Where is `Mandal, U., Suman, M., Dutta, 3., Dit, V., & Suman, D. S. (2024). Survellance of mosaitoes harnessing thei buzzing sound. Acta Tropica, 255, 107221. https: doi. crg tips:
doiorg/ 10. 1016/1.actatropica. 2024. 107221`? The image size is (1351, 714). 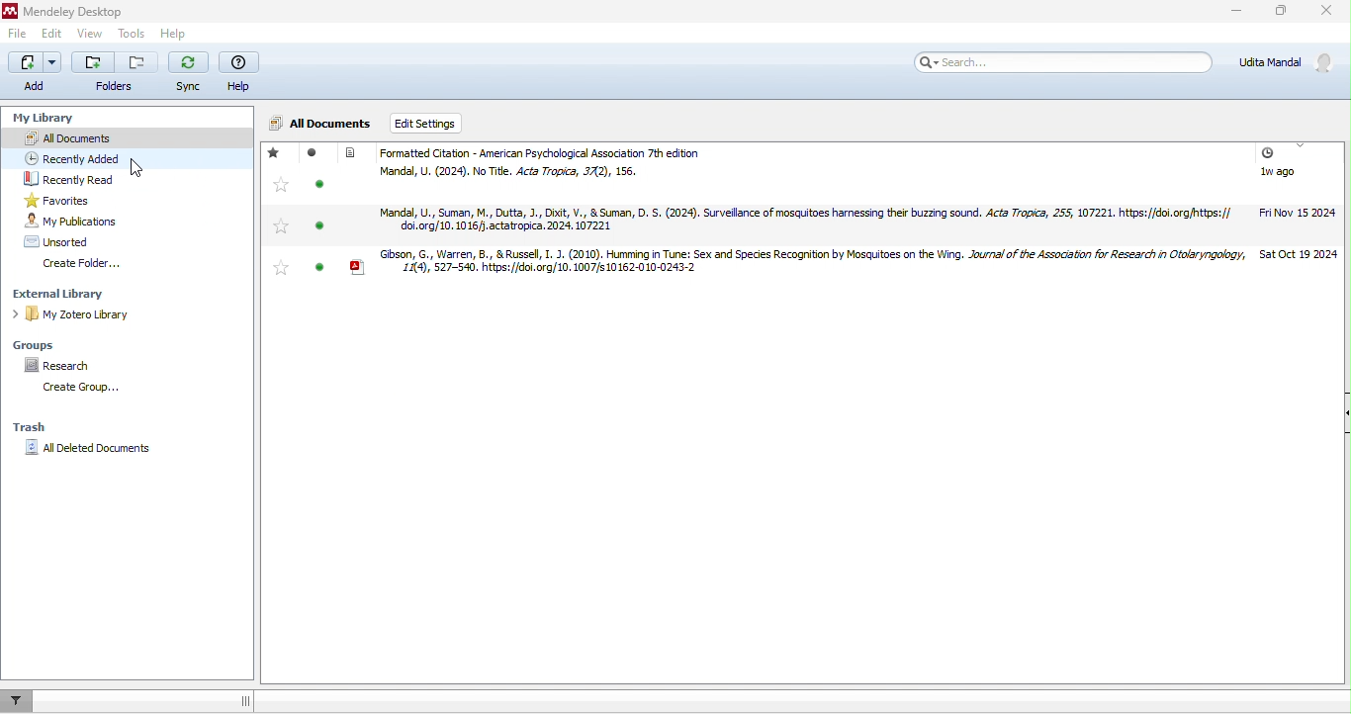 Mandal, U., Suman, M., Dutta, 3., Dit, V., & Suman, D. S. (2024). Survellance of mosaitoes harnessing thei buzzing sound. Acta Tropica, 255, 107221. https: doi. crg tips:
doiorg/ 10. 1016/1.actatropica. 2024. 107221 is located at coordinates (801, 221).